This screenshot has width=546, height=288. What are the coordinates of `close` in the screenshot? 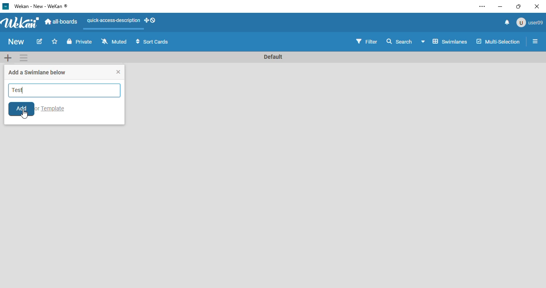 It's located at (118, 72).